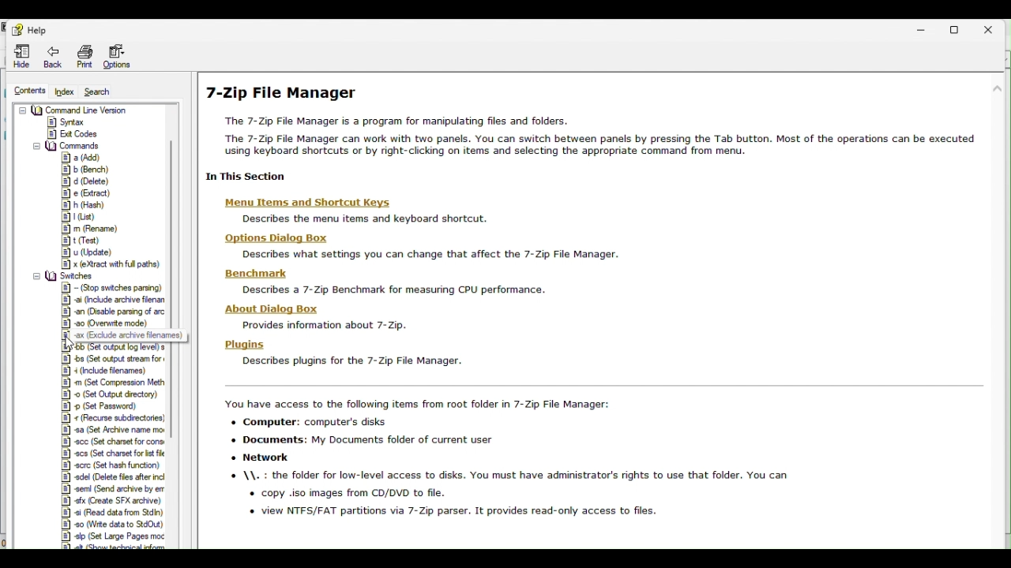 The image size is (1011, 568). Describe the element at coordinates (113, 287) in the screenshot. I see `#] - (Stop switches parsing)` at that location.